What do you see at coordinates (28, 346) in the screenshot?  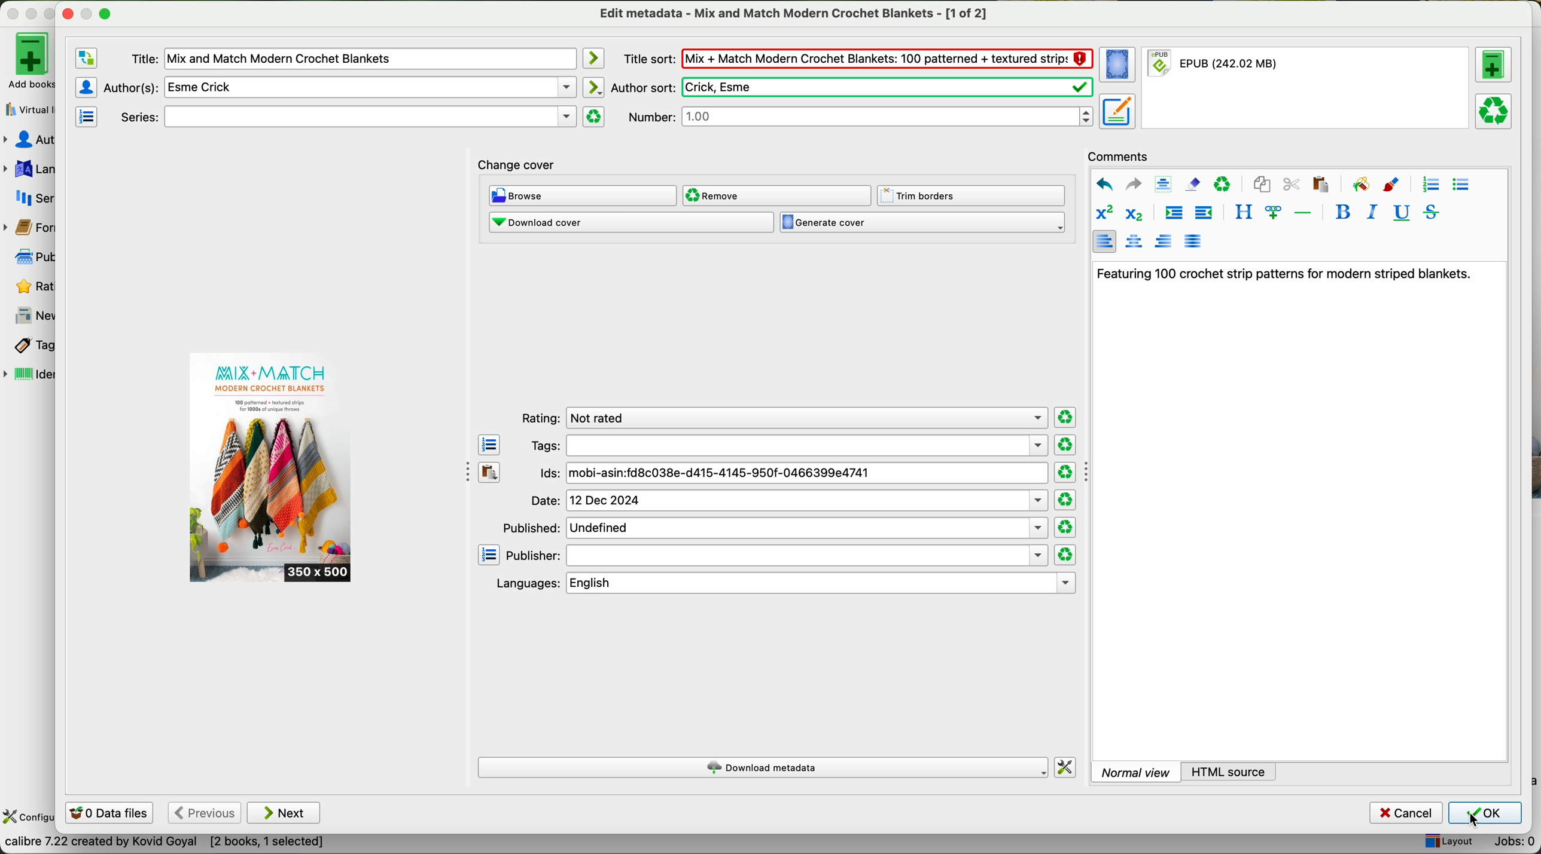 I see `tags` at bounding box center [28, 346].